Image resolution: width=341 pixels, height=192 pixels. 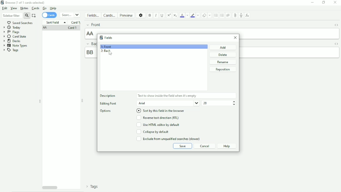 I want to click on Help, so click(x=53, y=8).